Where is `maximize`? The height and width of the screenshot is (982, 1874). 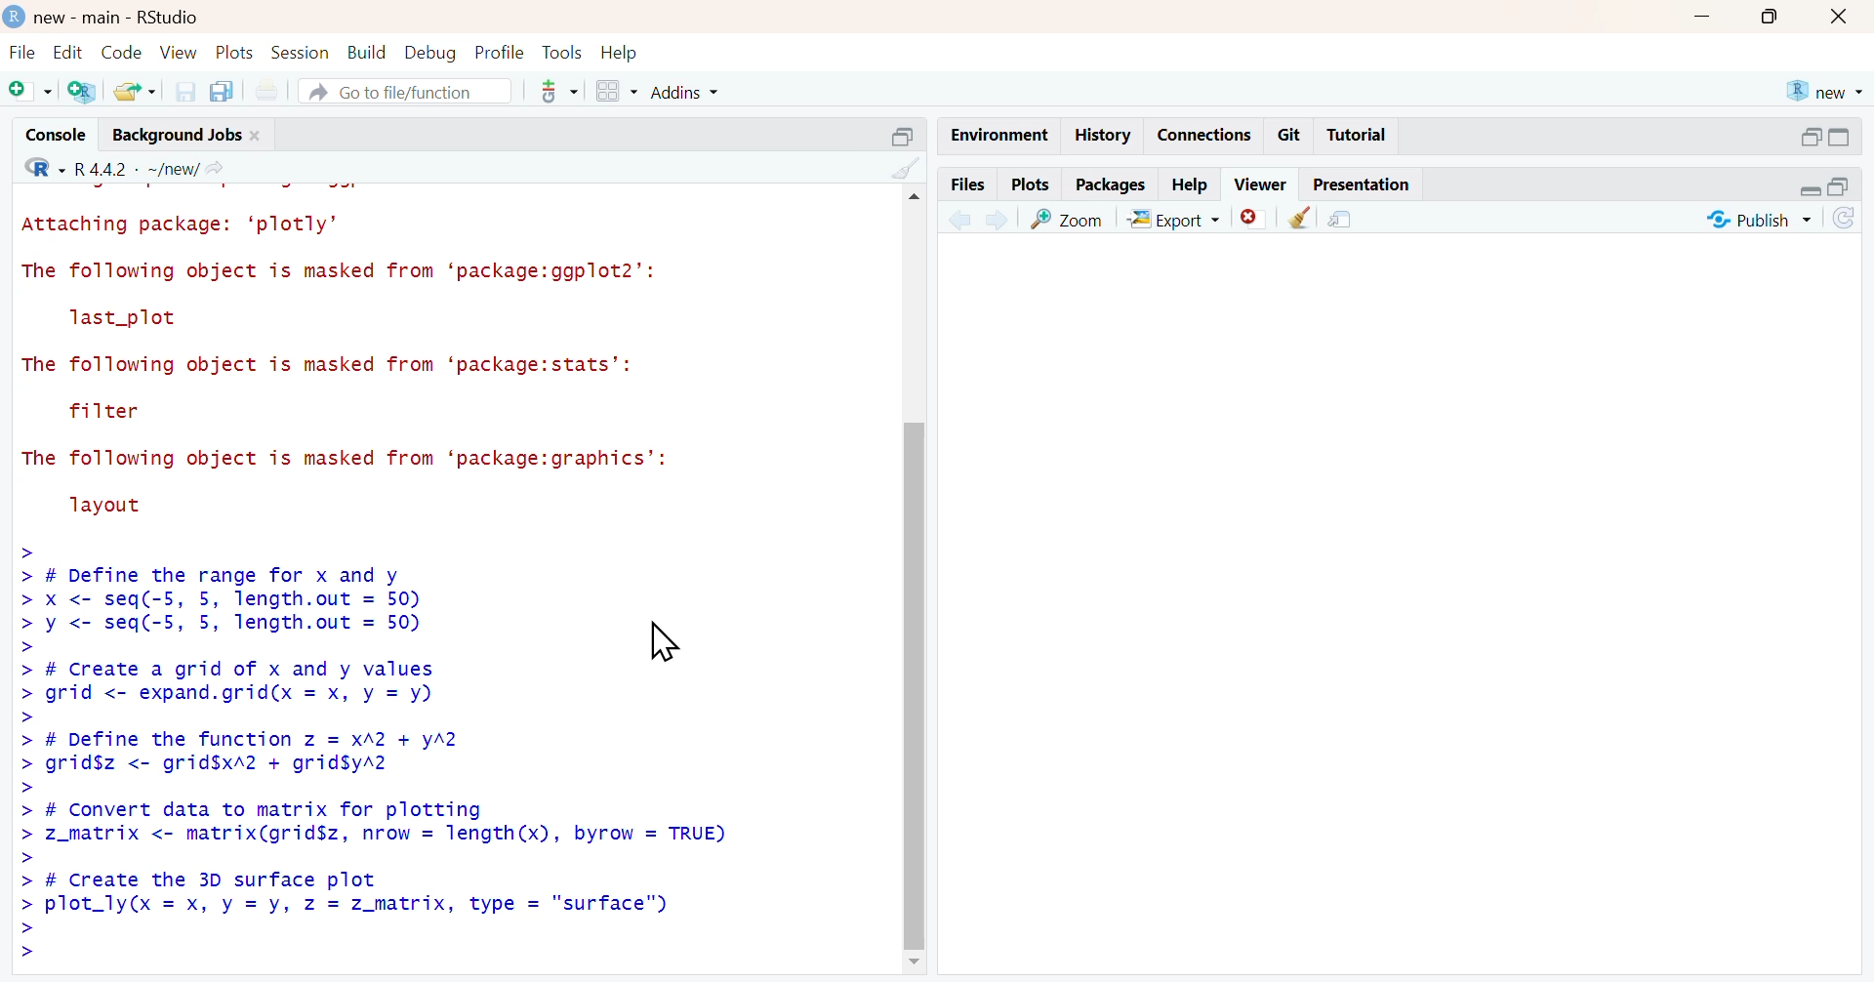
maximize is located at coordinates (1852, 189).